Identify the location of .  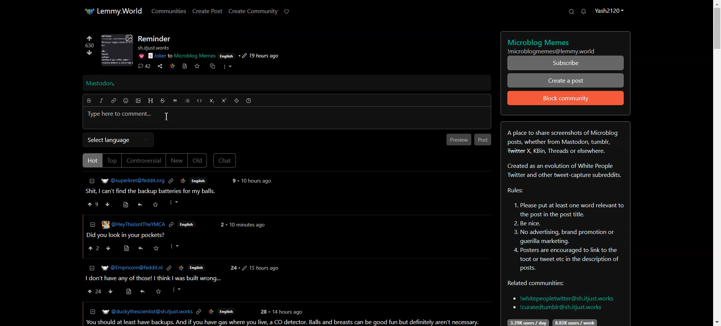
(263, 312).